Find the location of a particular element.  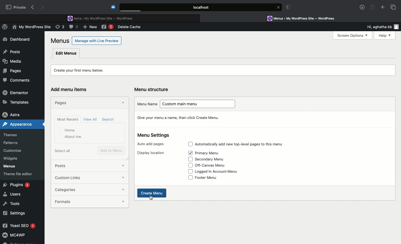

Media is located at coordinates (13, 60).